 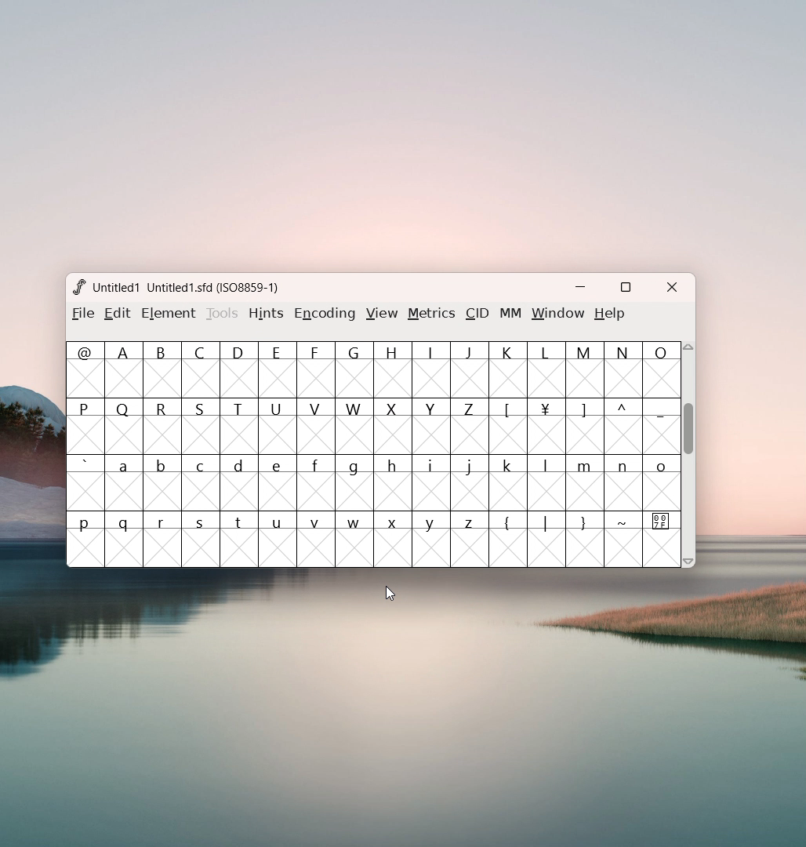 I want to click on g, so click(x=355, y=484).